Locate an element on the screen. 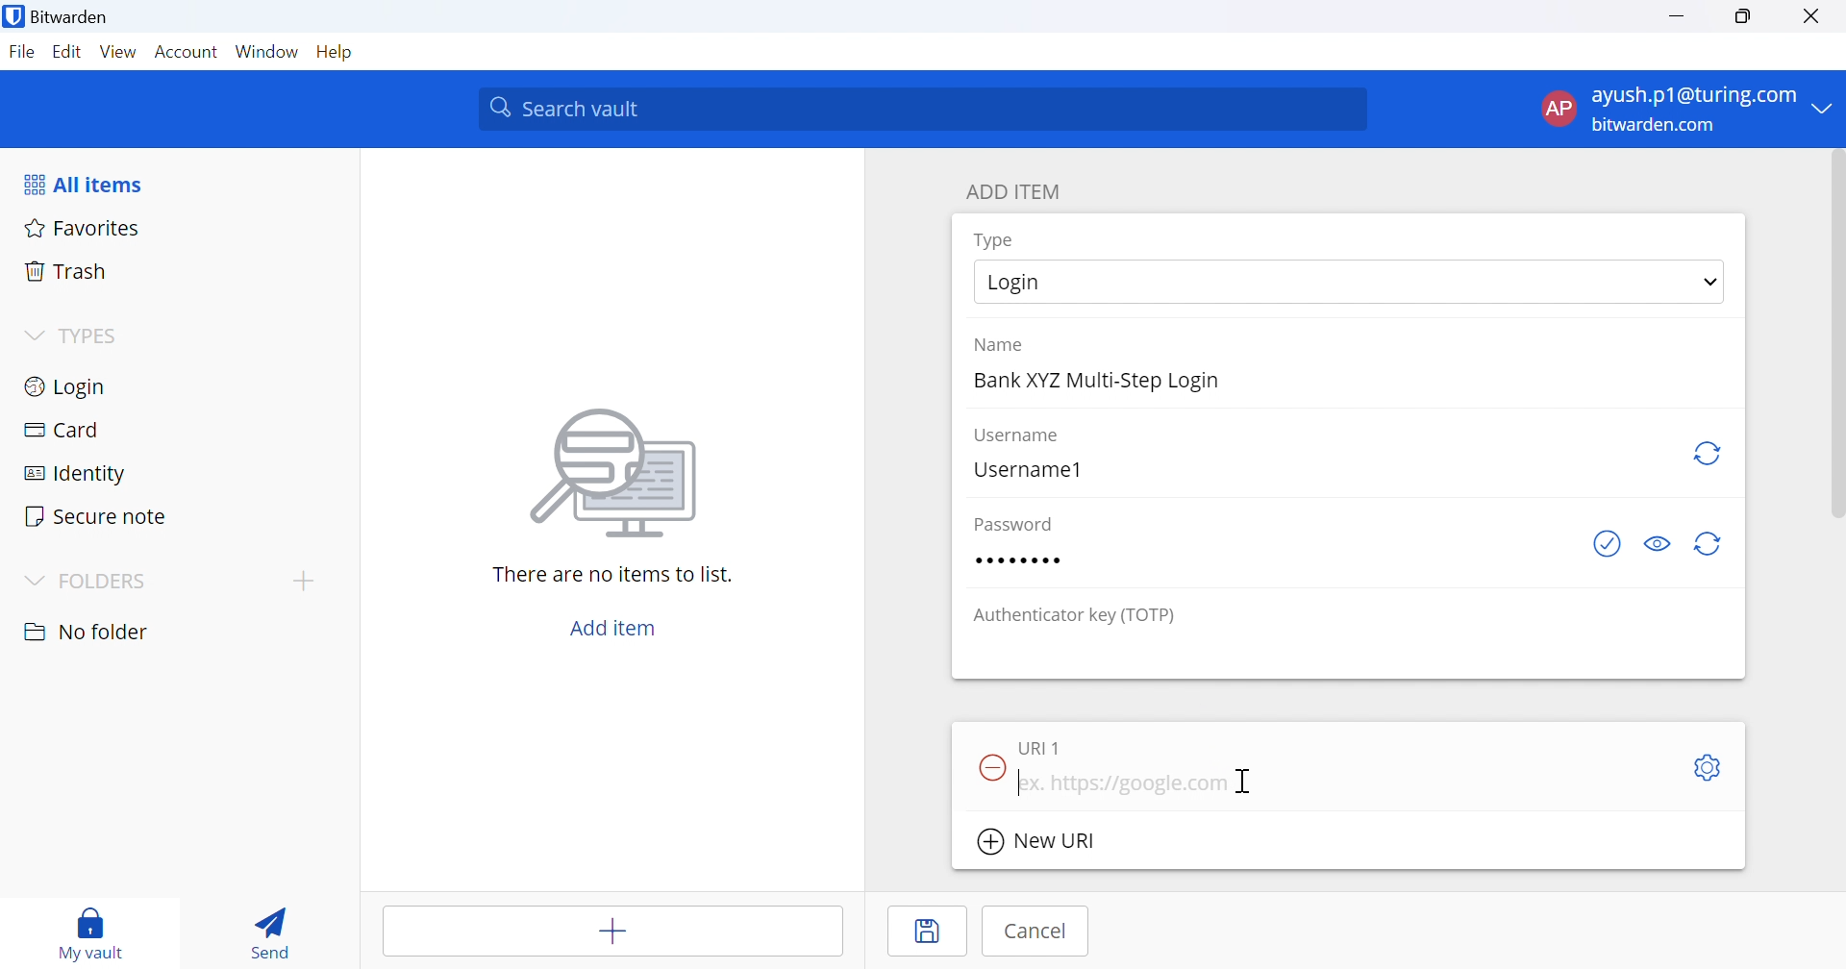 This screenshot has height=969, width=1846. Drop Down is located at coordinates (33, 333).